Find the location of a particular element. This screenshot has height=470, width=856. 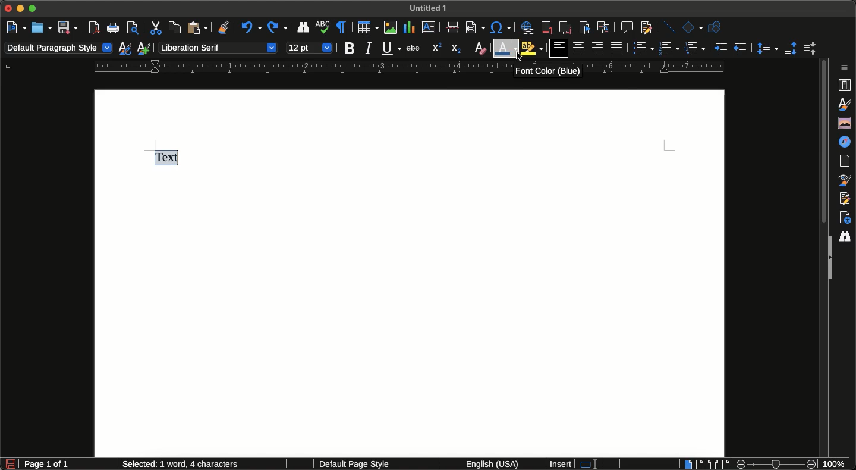

Show draw functions is located at coordinates (716, 27).